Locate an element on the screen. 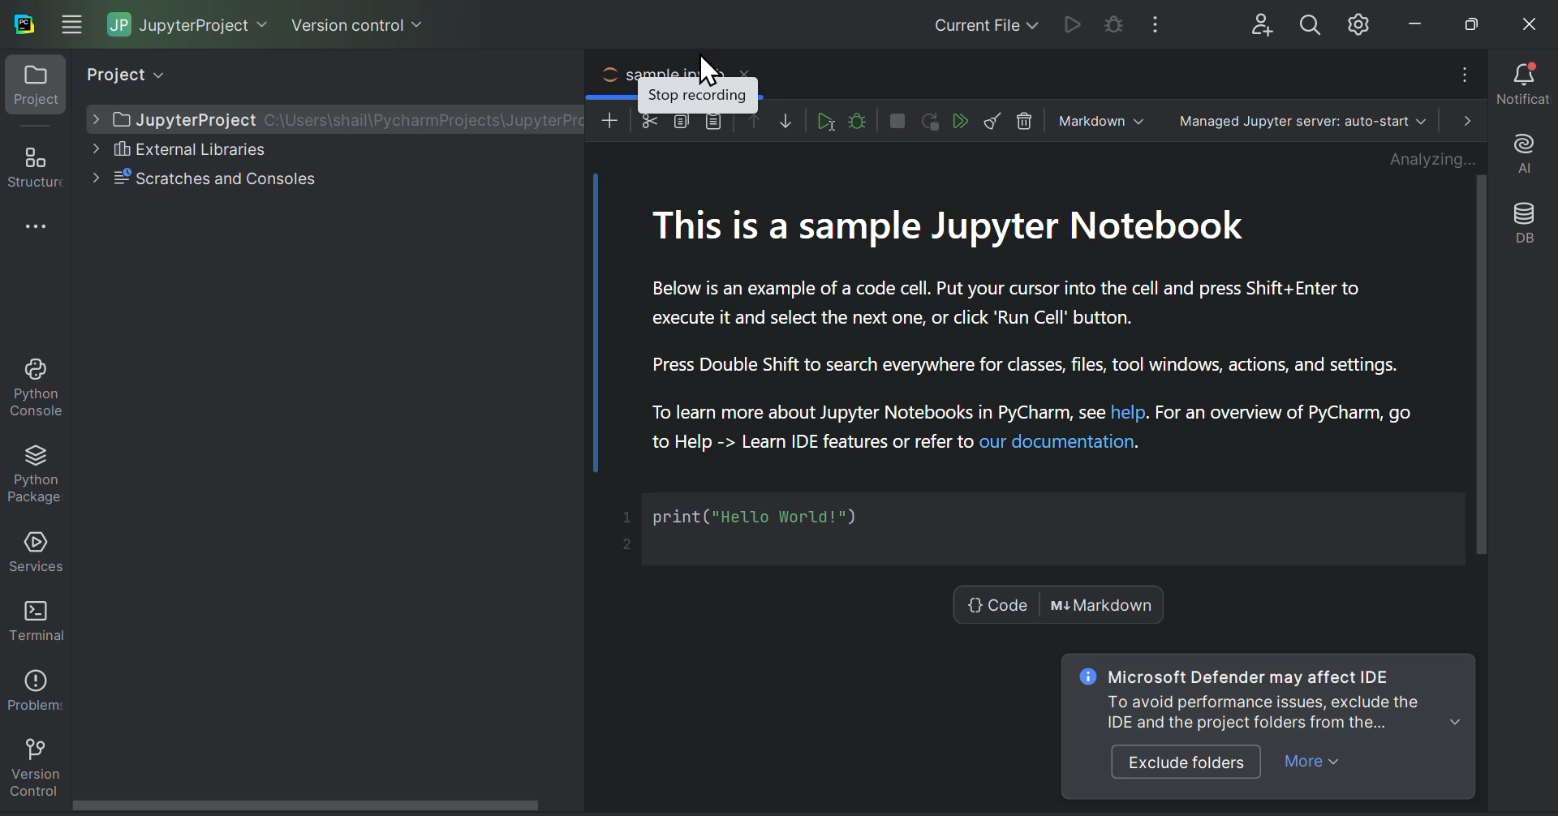 Image resolution: width=1558 pixels, height=816 pixels. Add file is located at coordinates (1255, 22).